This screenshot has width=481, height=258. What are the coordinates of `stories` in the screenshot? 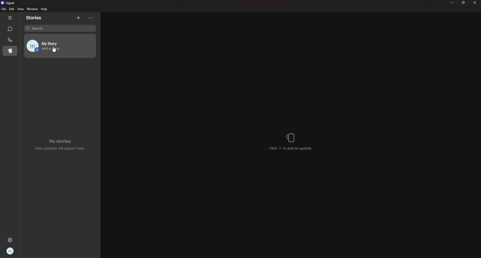 It's located at (36, 18).